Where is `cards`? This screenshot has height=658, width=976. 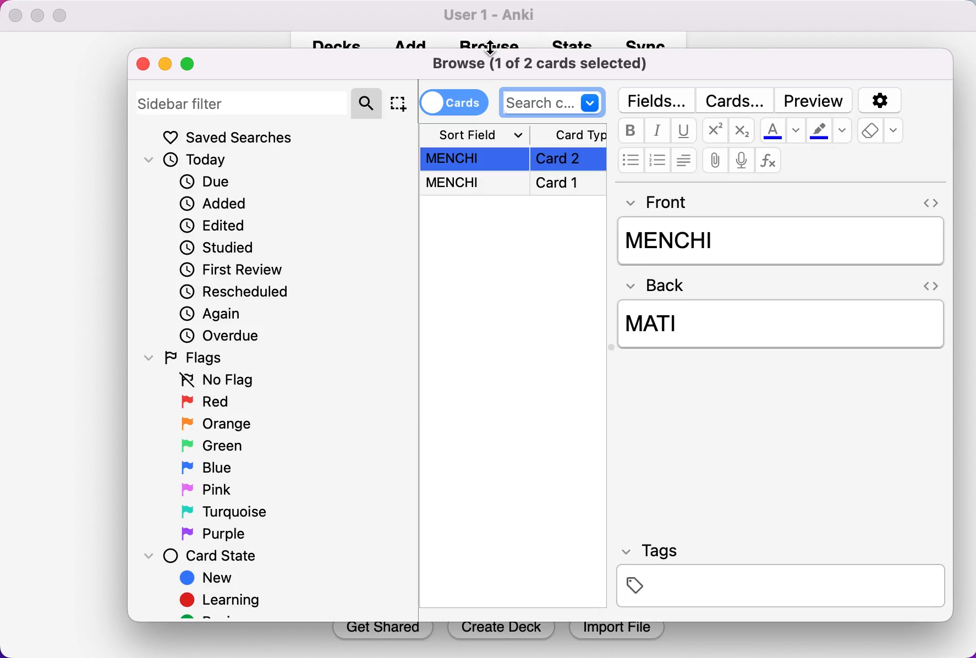 cards is located at coordinates (456, 102).